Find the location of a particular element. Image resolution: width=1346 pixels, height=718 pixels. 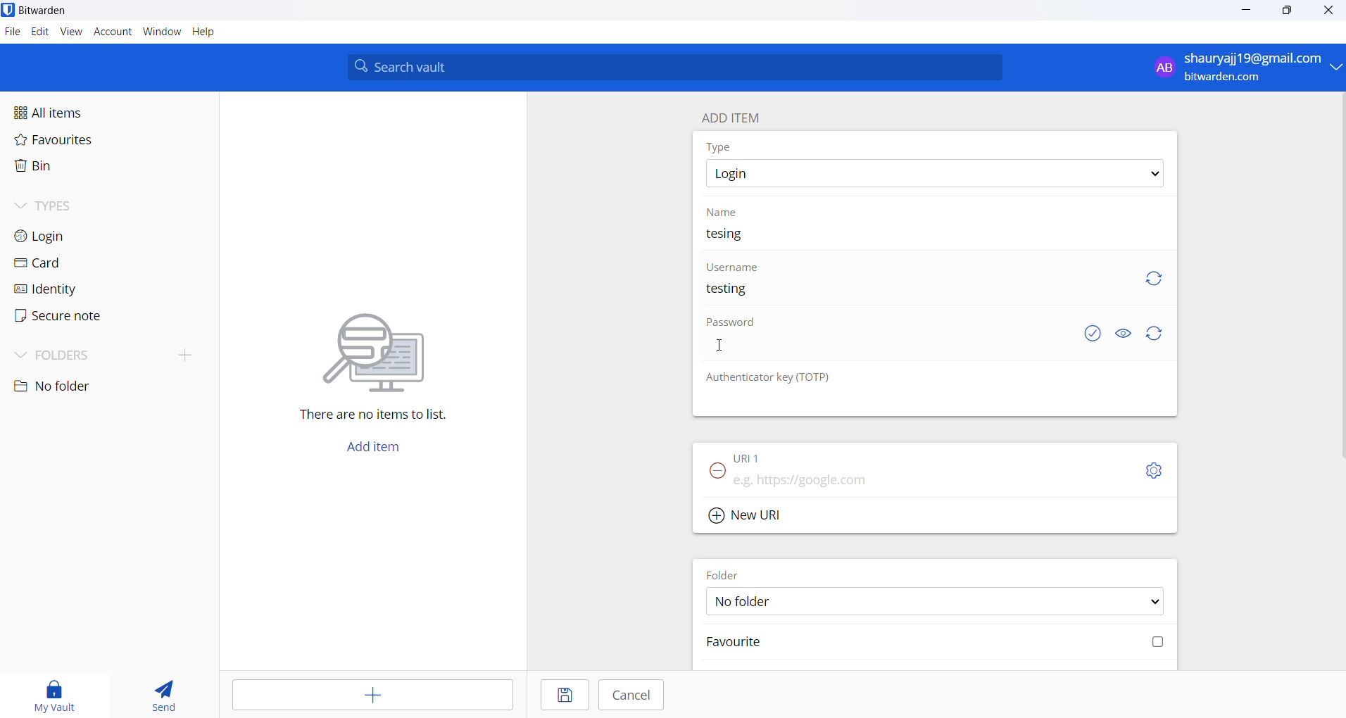

generate password is located at coordinates (1157, 334).